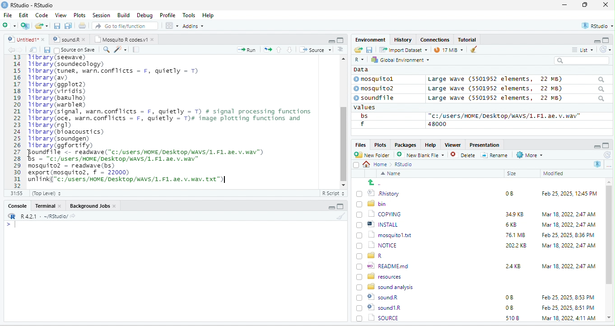  I want to click on minimize, so click(596, 146).